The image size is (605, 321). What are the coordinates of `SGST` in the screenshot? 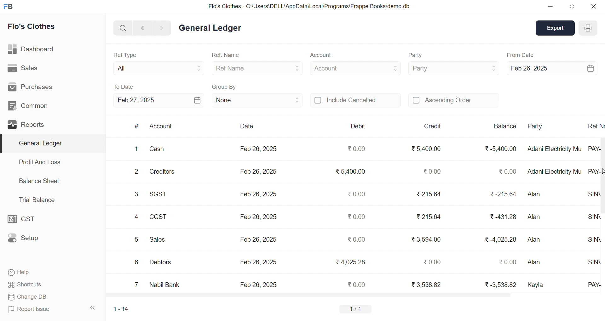 It's located at (160, 194).